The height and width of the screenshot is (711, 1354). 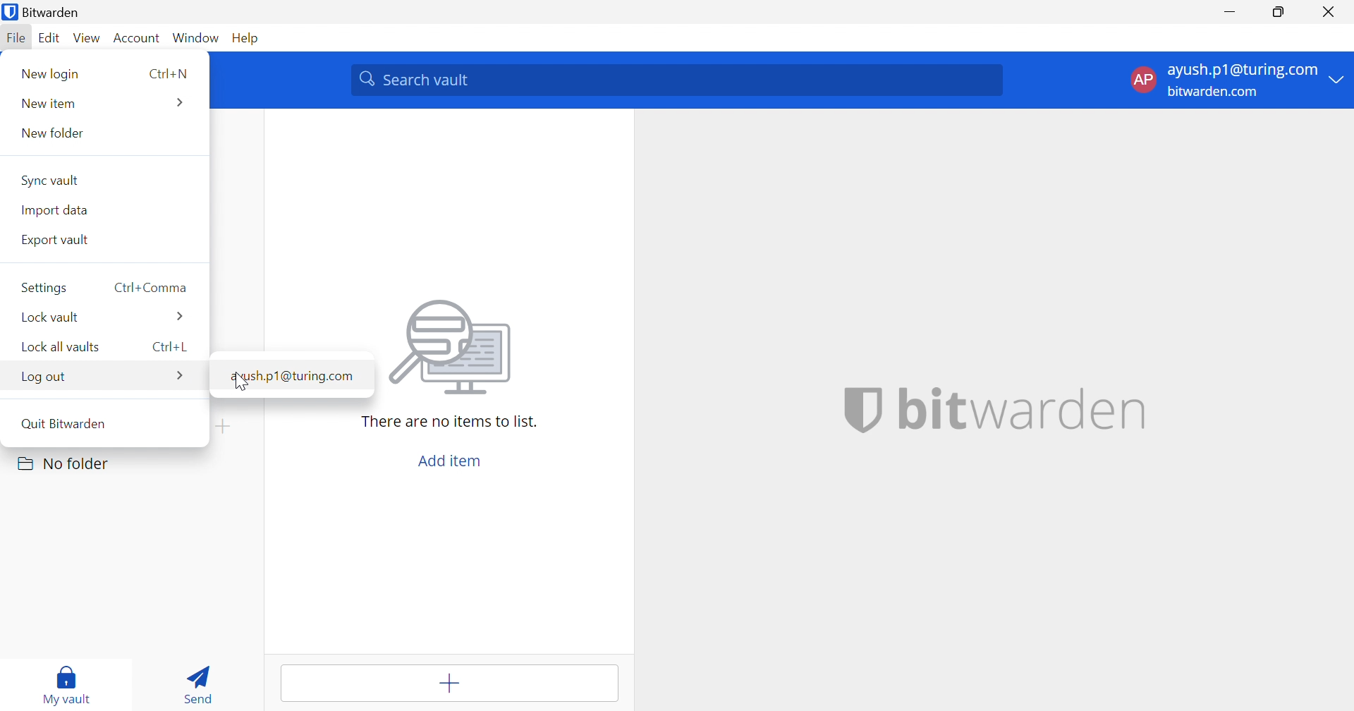 What do you see at coordinates (1330, 13) in the screenshot?
I see `Close` at bounding box center [1330, 13].